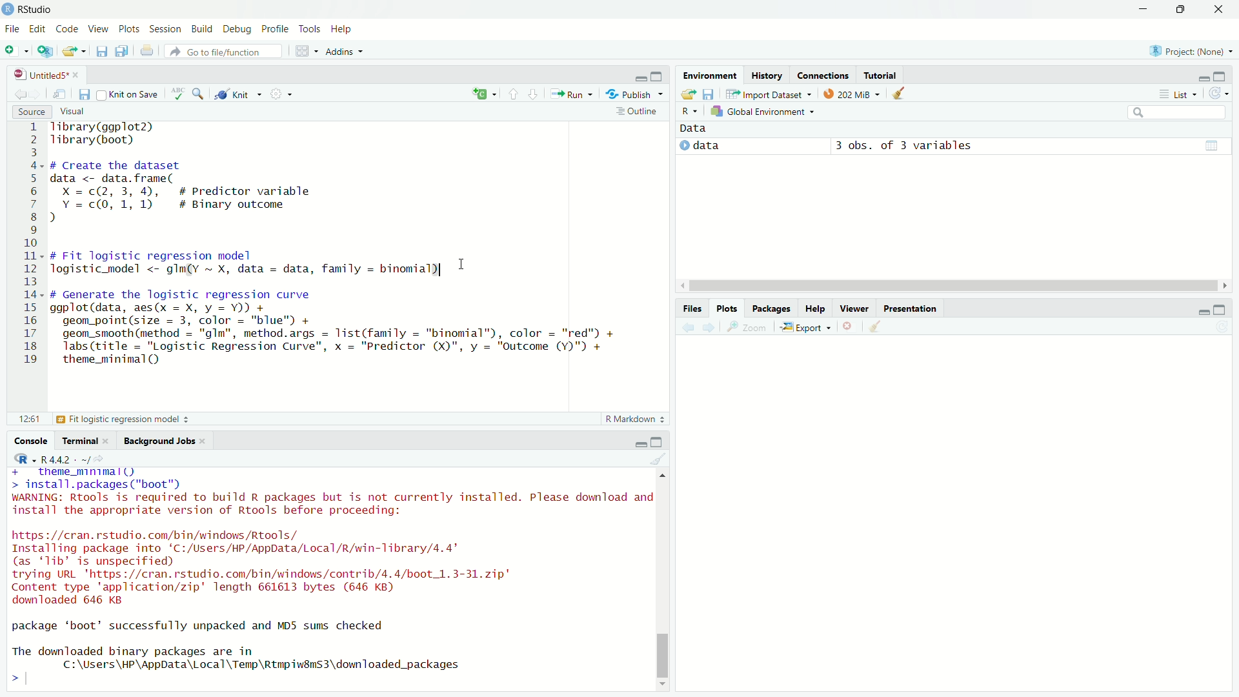 This screenshot has height=697, width=1239. I want to click on More options, so click(282, 93).